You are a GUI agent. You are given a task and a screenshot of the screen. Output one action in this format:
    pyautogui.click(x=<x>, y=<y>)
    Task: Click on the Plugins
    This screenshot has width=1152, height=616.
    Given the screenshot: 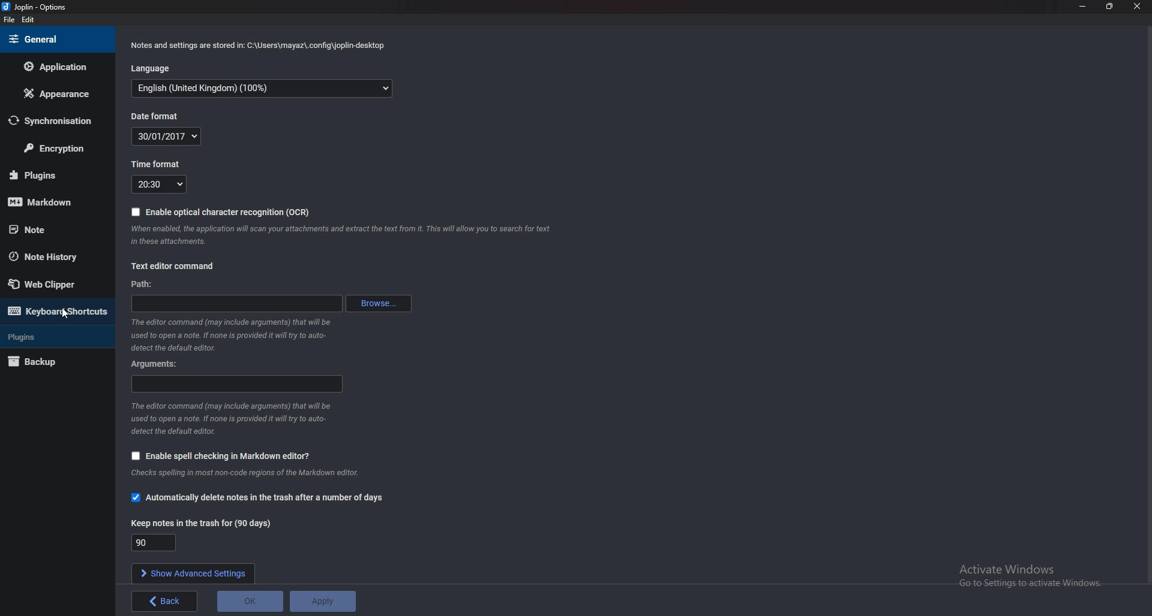 What is the action you would take?
    pyautogui.click(x=53, y=337)
    